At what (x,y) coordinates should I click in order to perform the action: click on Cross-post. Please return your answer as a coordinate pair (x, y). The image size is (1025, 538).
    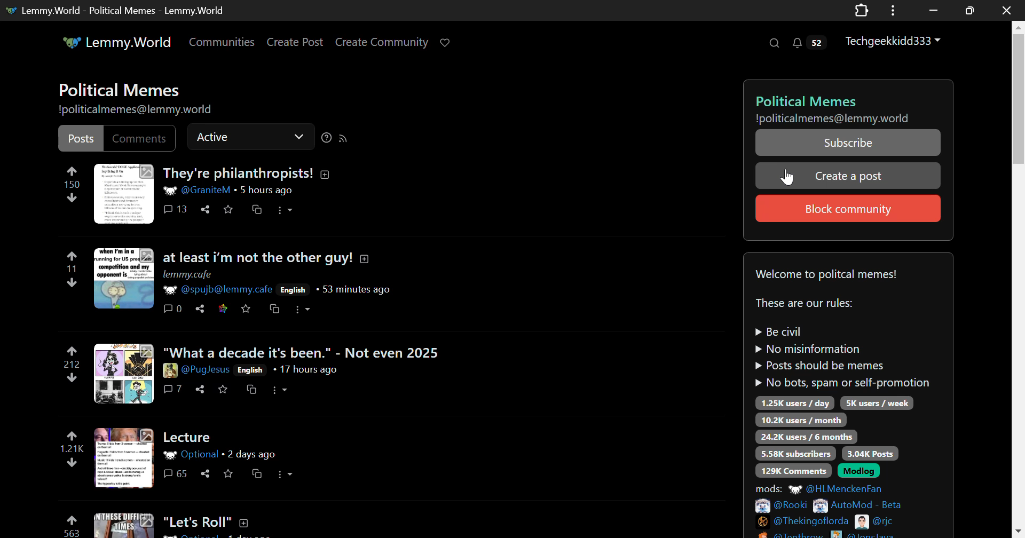
    Looking at the image, I should click on (257, 474).